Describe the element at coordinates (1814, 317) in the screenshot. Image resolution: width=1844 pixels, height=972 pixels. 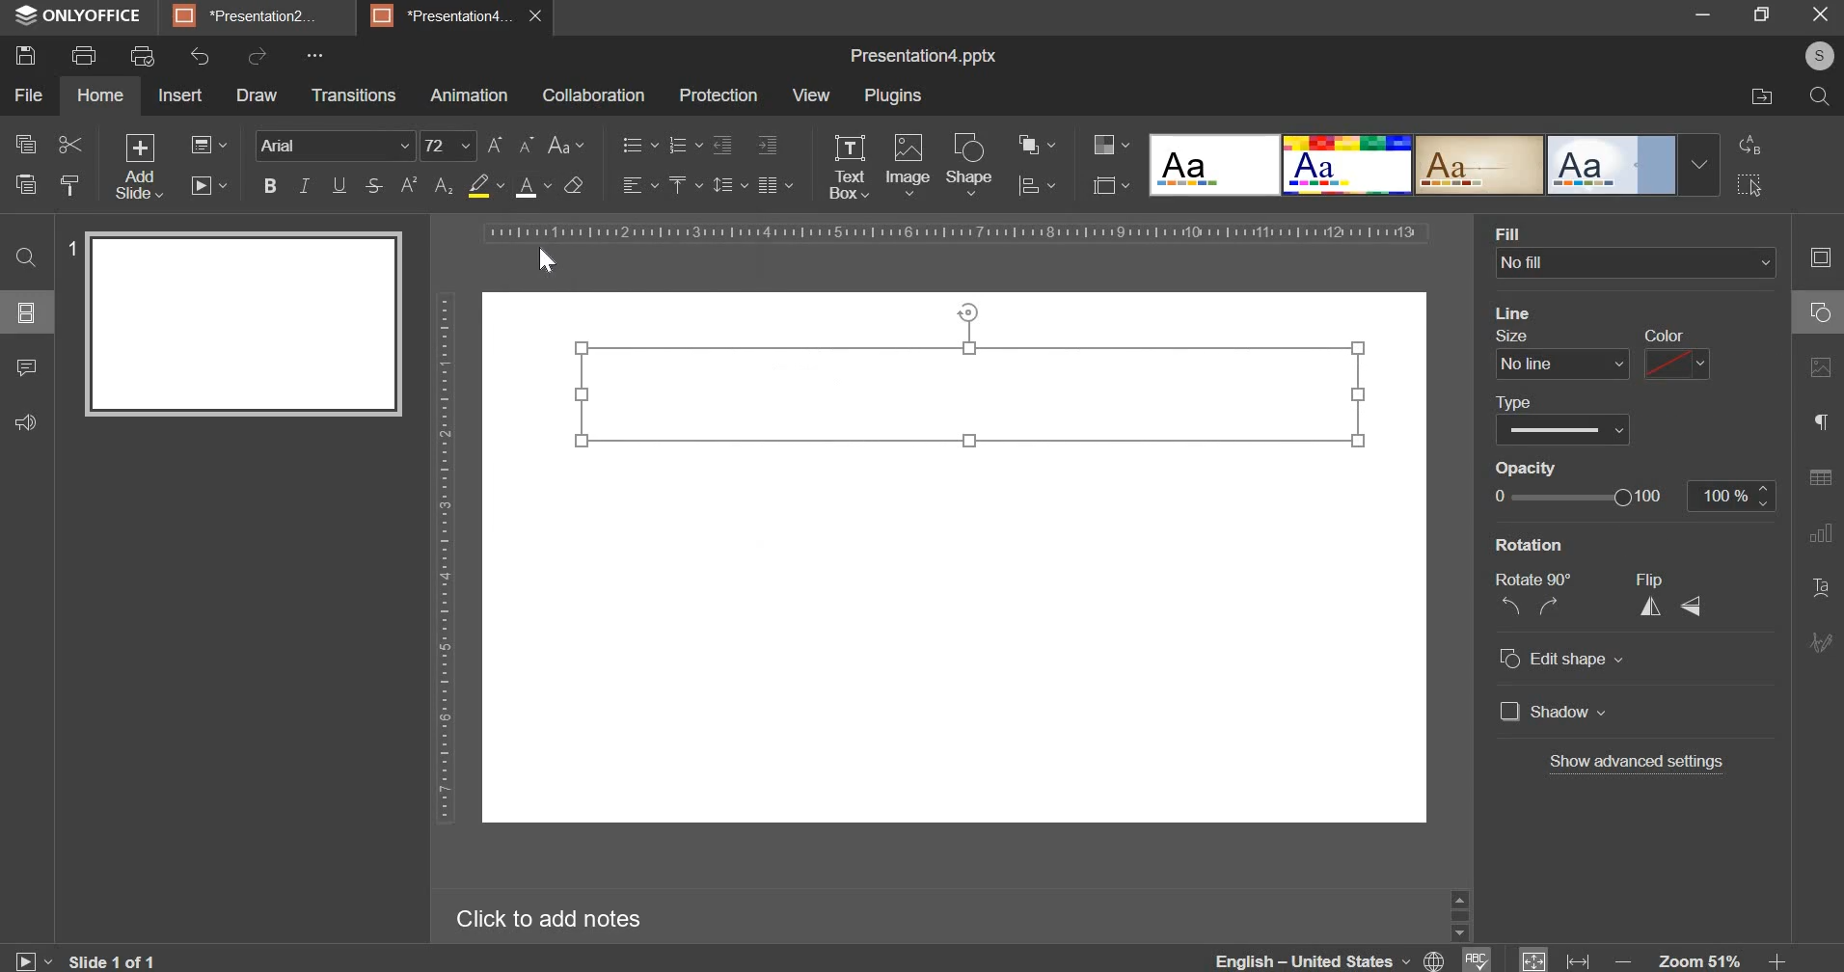
I see `shapes` at that location.